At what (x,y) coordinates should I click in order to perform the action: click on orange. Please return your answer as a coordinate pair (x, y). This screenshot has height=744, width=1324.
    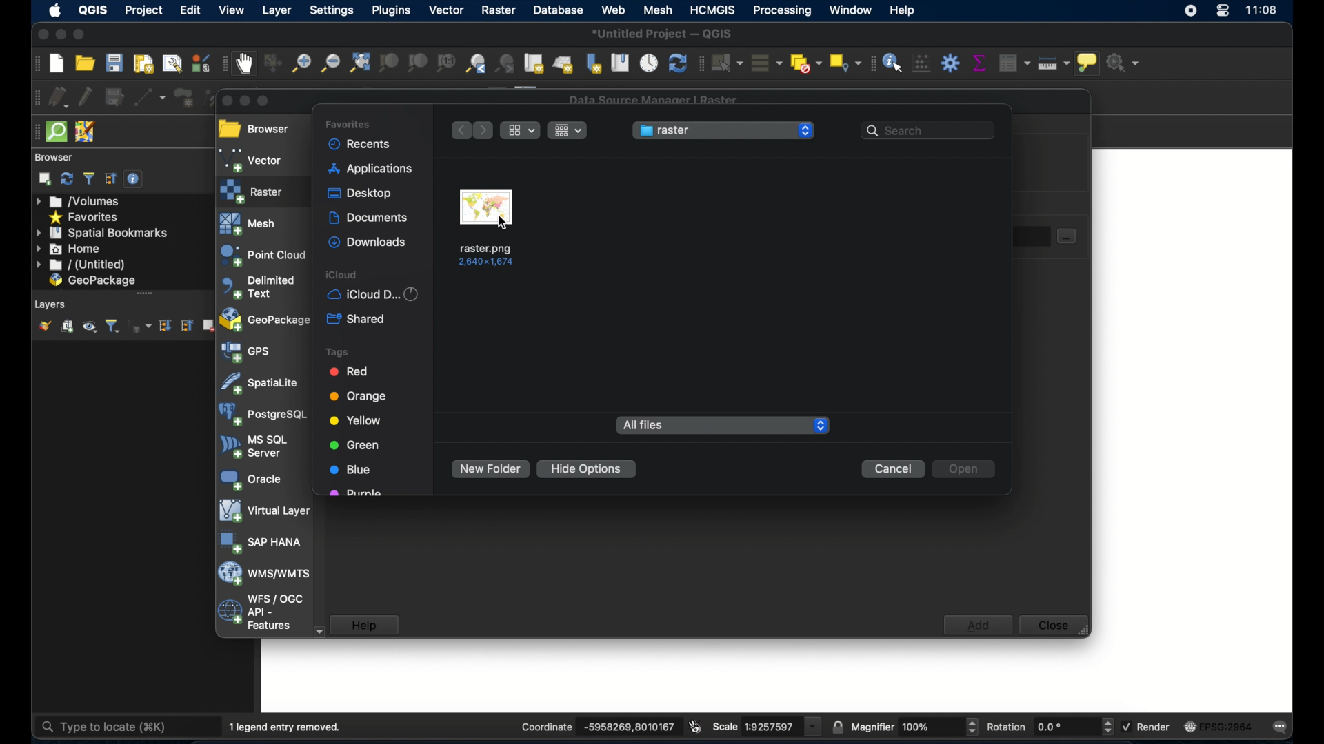
    Looking at the image, I should click on (361, 397).